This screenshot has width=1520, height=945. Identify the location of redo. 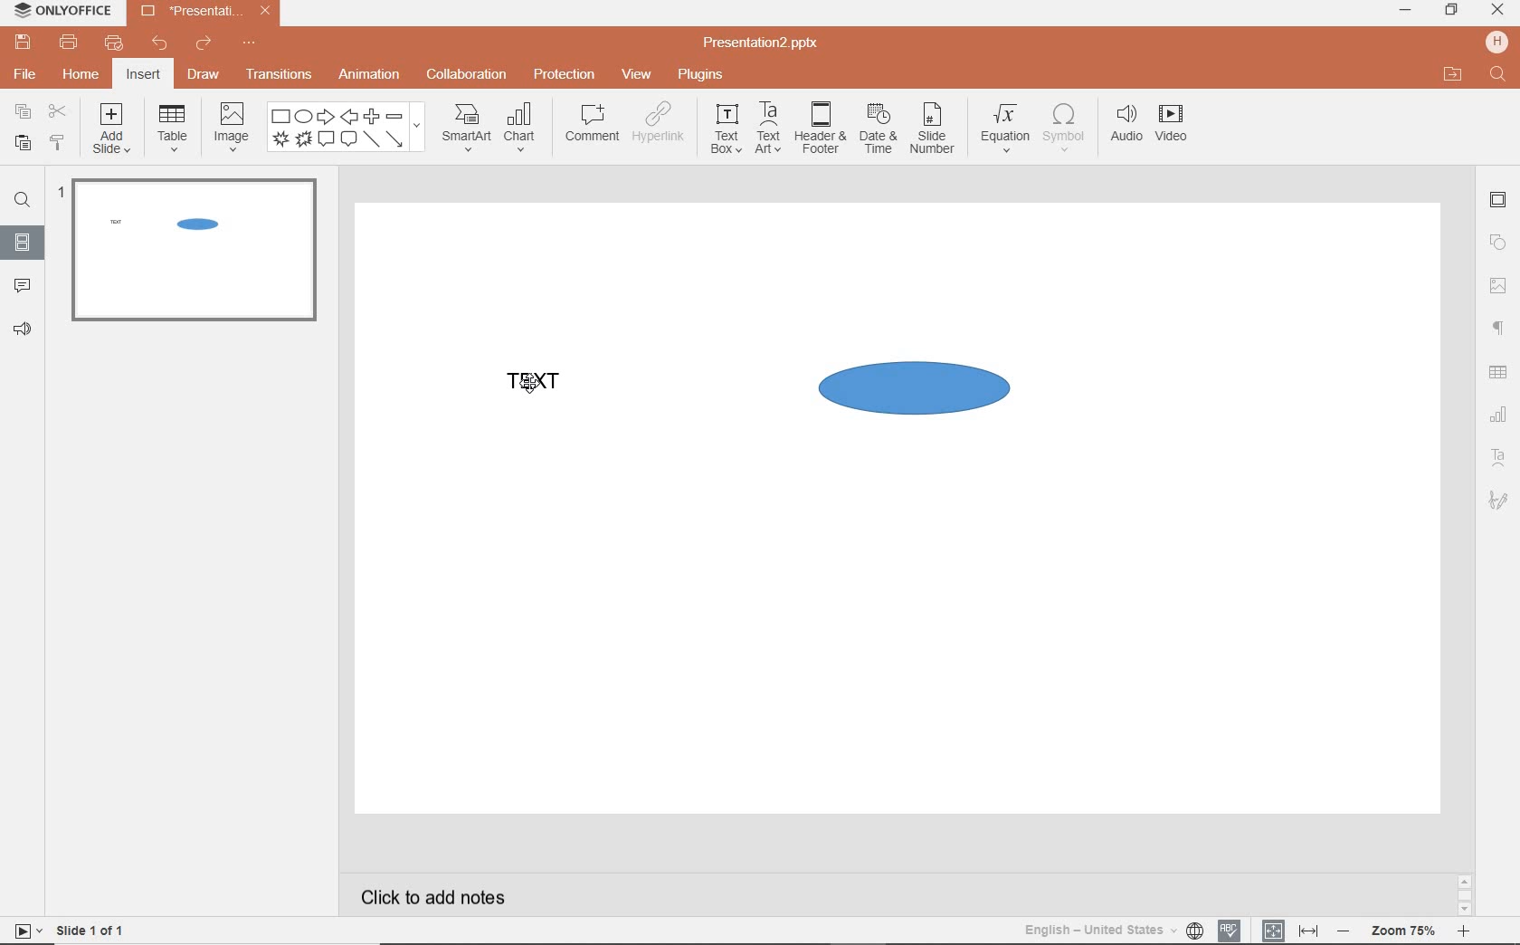
(203, 45).